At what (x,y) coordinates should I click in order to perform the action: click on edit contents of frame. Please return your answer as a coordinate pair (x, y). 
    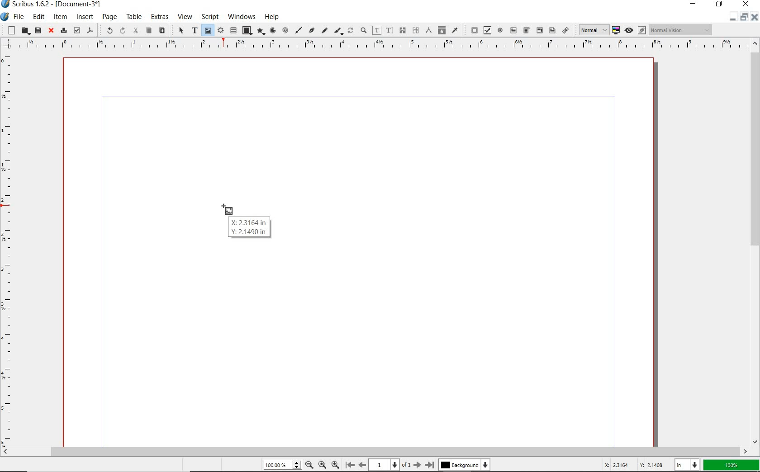
    Looking at the image, I should click on (376, 30).